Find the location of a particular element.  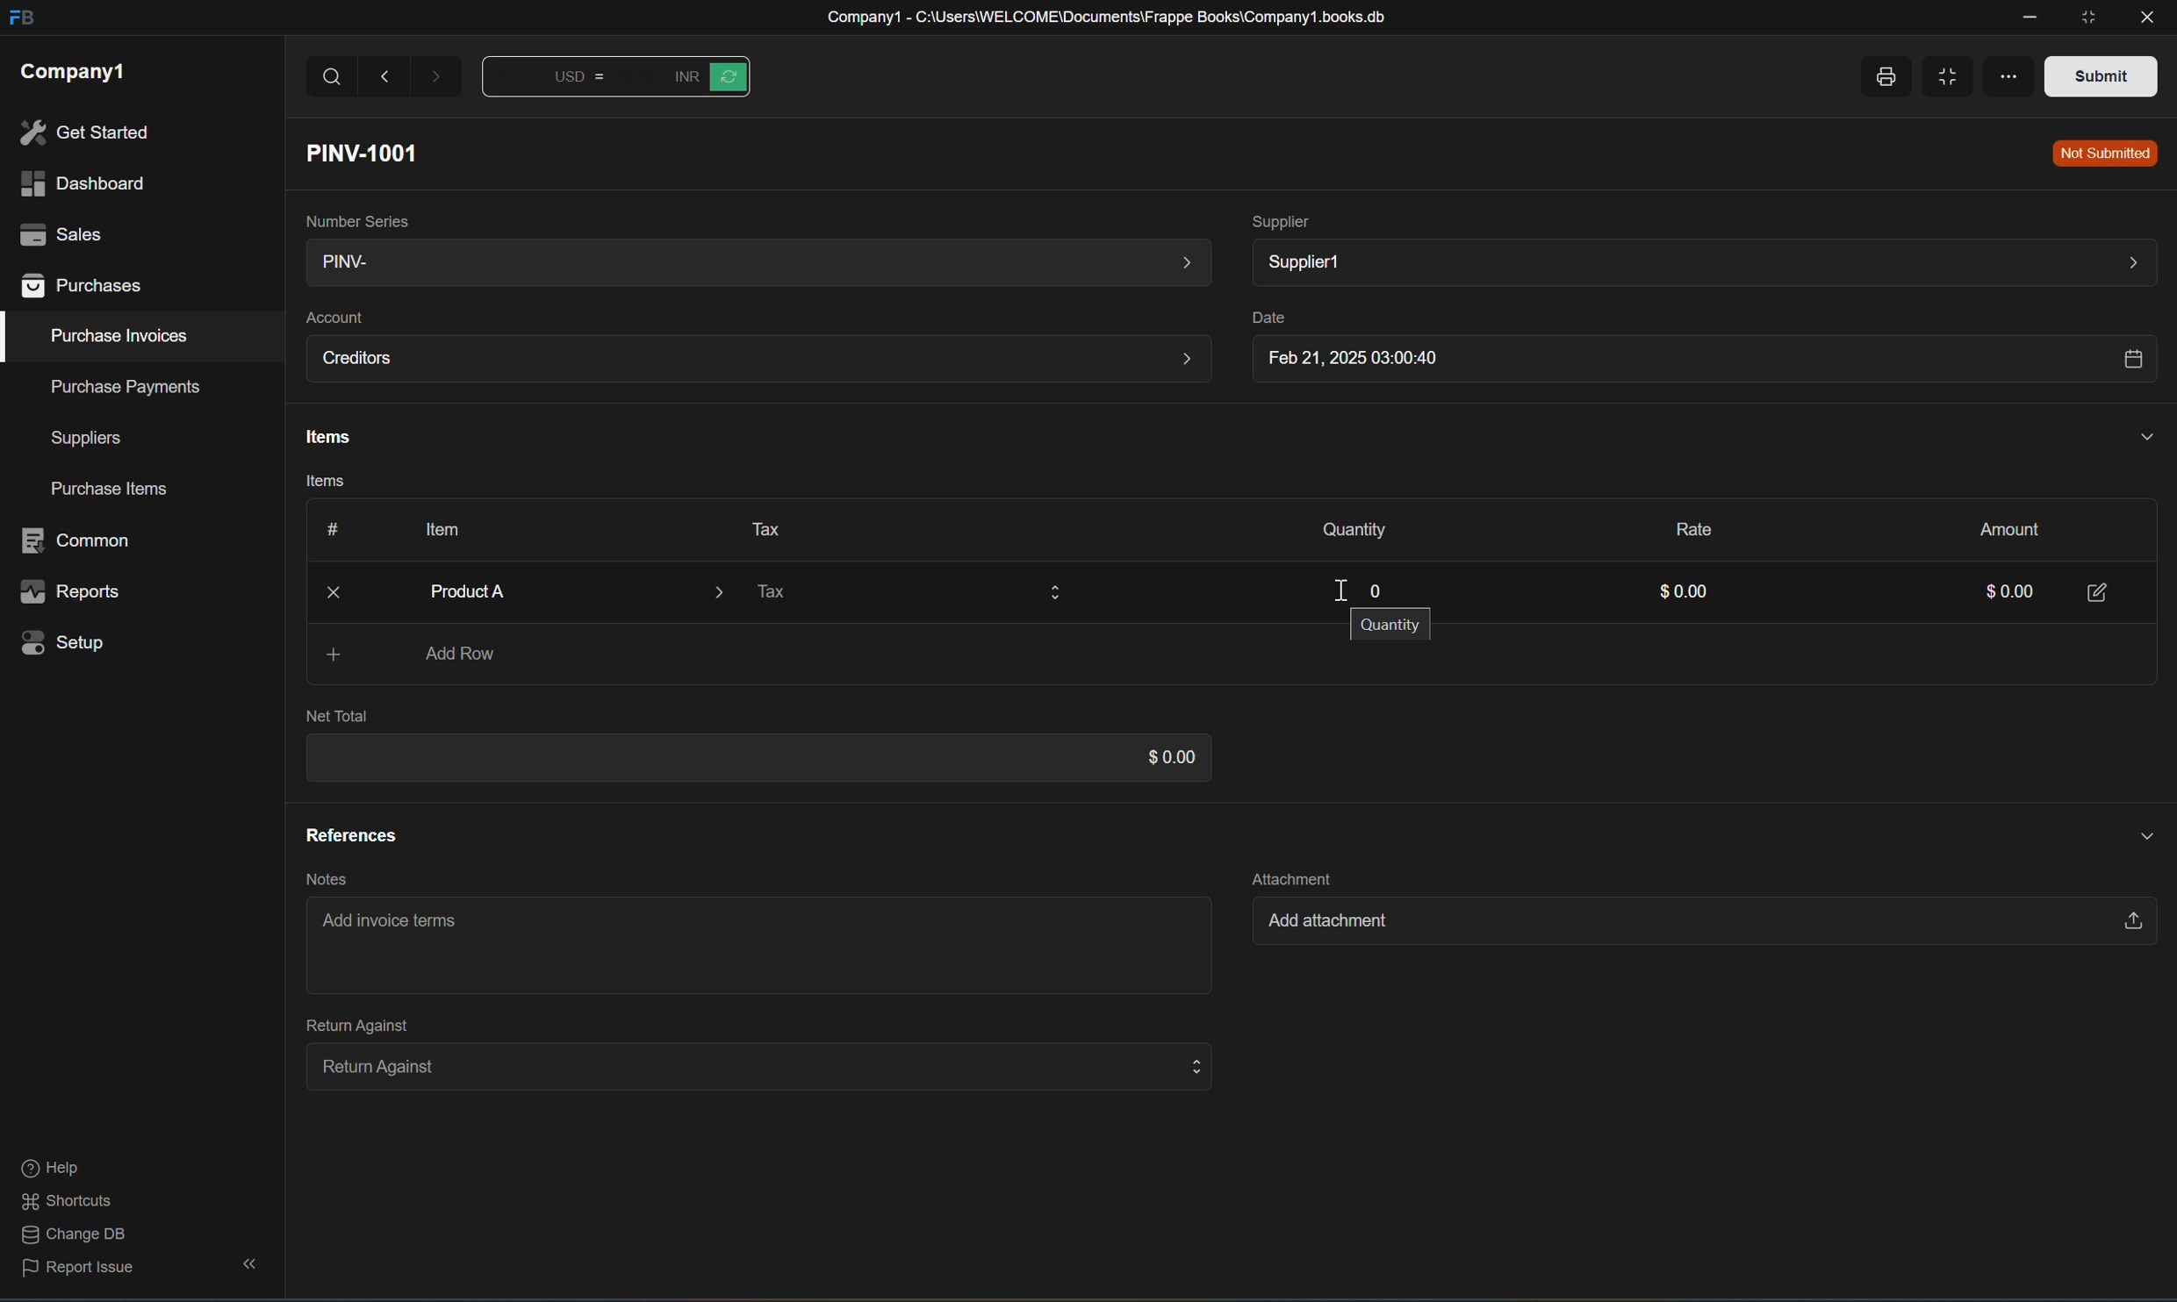

help is located at coordinates (49, 1170).